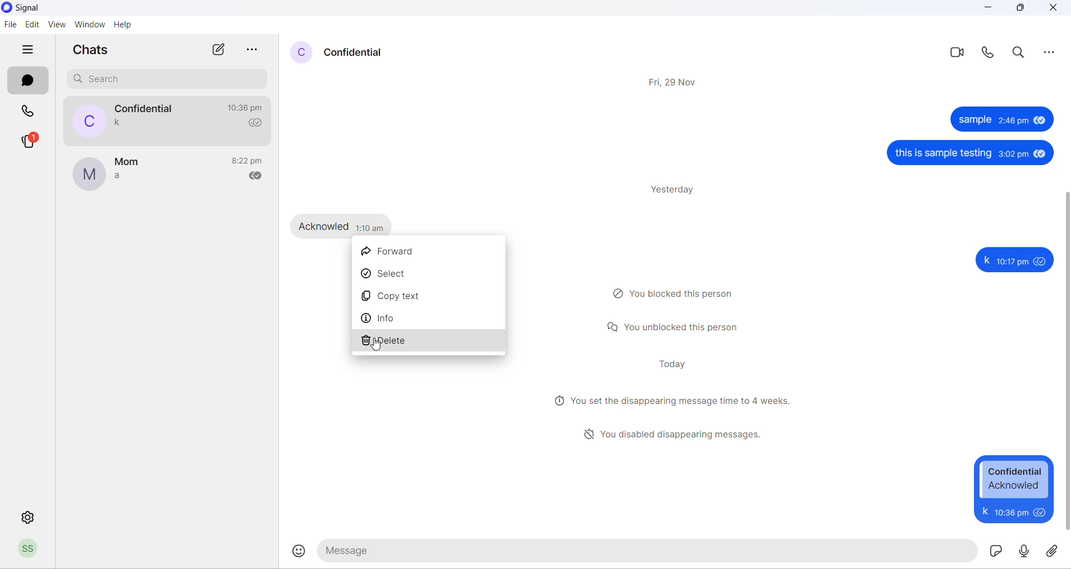 This screenshot has height=569, width=1071. I want to click on Confidential Acknowled, so click(1015, 479).